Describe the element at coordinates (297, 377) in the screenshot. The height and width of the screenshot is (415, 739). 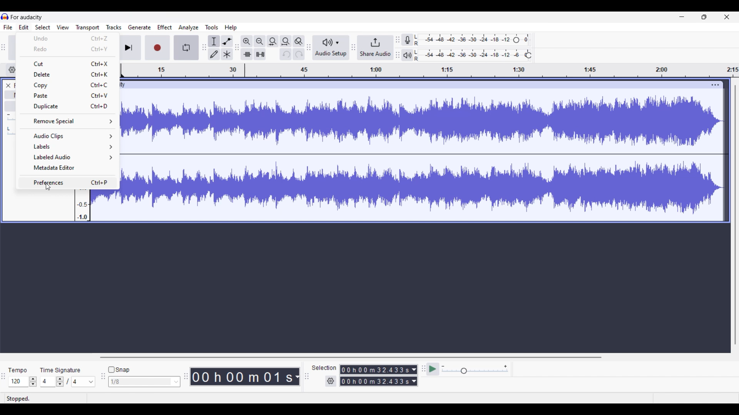
I see `Measurement` at that location.